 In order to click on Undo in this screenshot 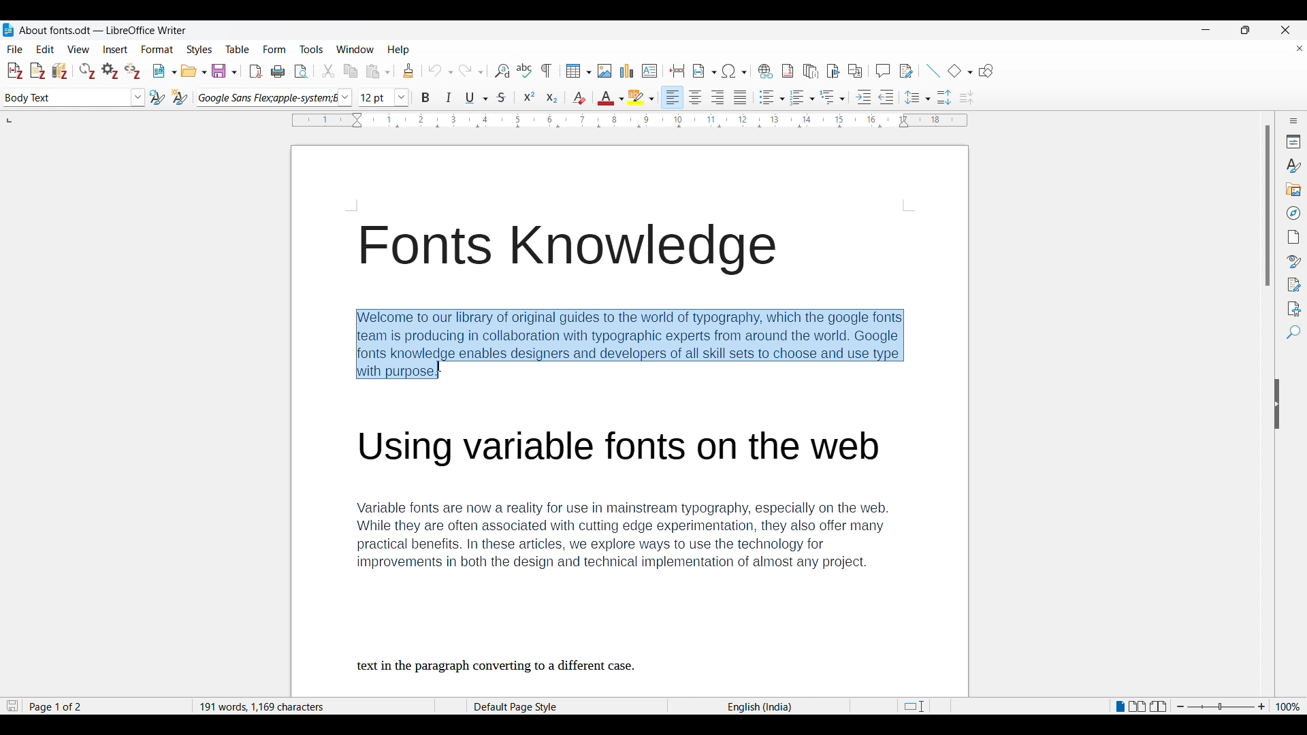, I will do `click(440, 71)`.